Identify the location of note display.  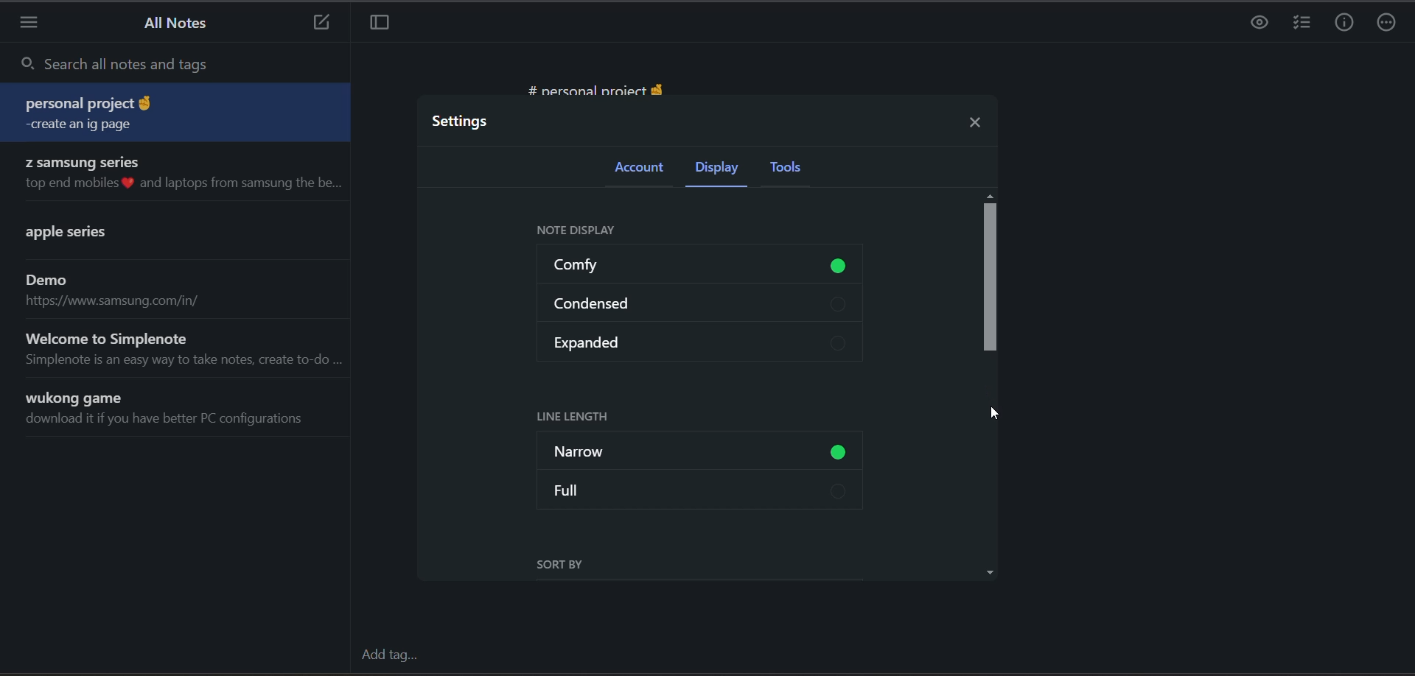
(587, 232).